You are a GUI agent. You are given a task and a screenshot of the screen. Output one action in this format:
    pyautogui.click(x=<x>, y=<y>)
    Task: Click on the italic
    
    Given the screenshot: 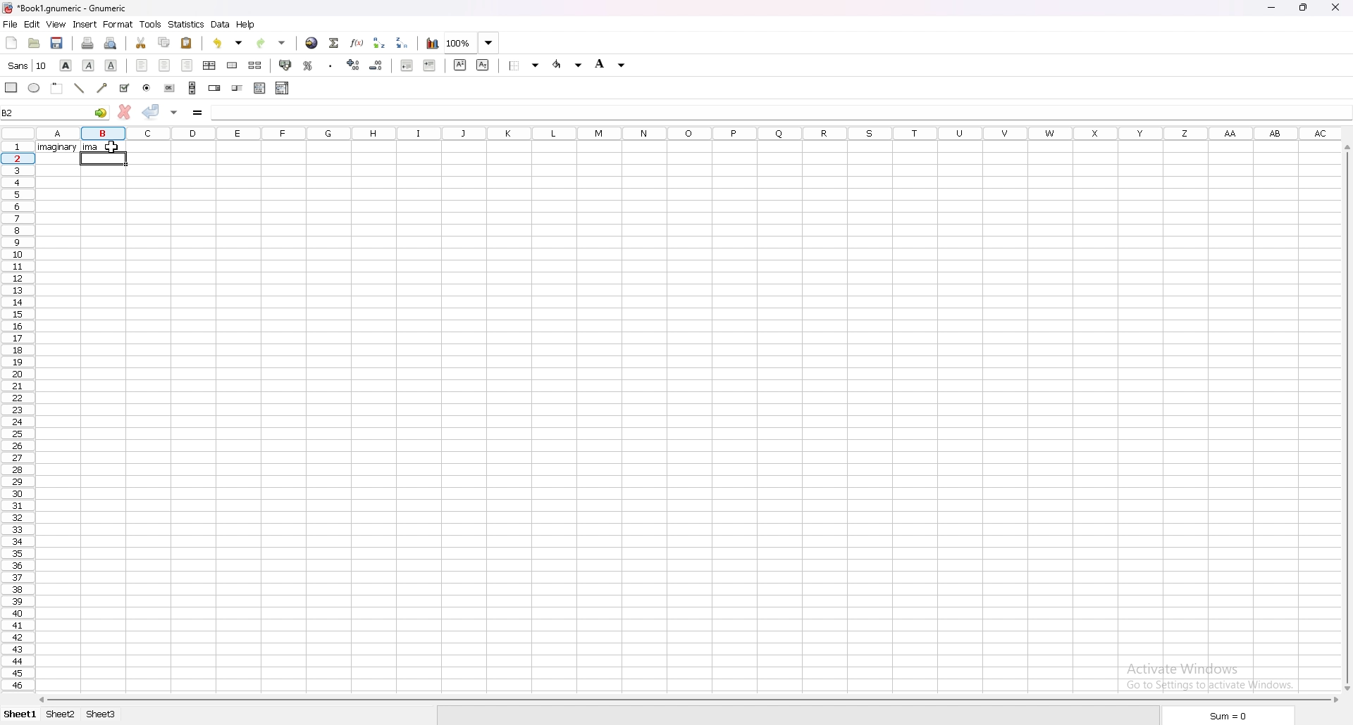 What is the action you would take?
    pyautogui.click(x=89, y=65)
    